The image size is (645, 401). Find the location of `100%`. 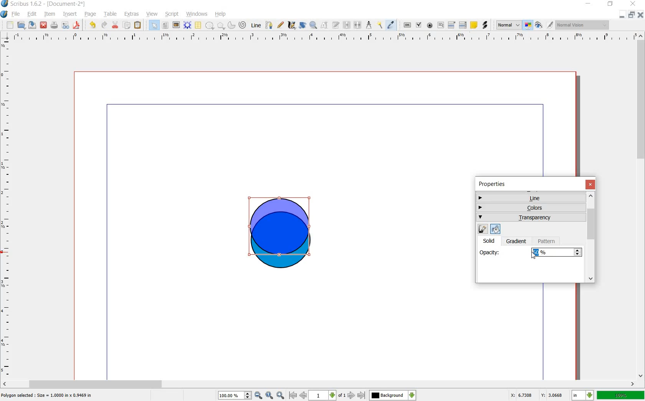

100% is located at coordinates (621, 396).